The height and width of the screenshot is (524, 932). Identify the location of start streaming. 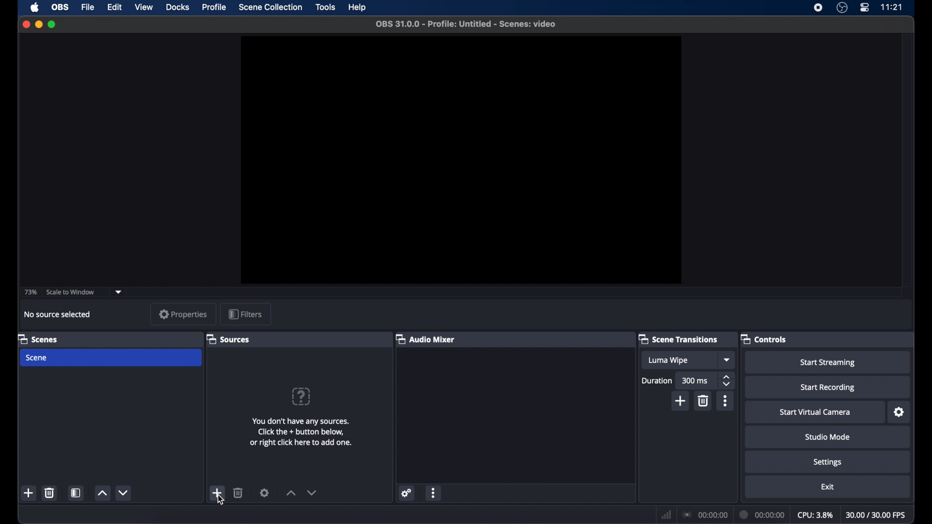
(828, 362).